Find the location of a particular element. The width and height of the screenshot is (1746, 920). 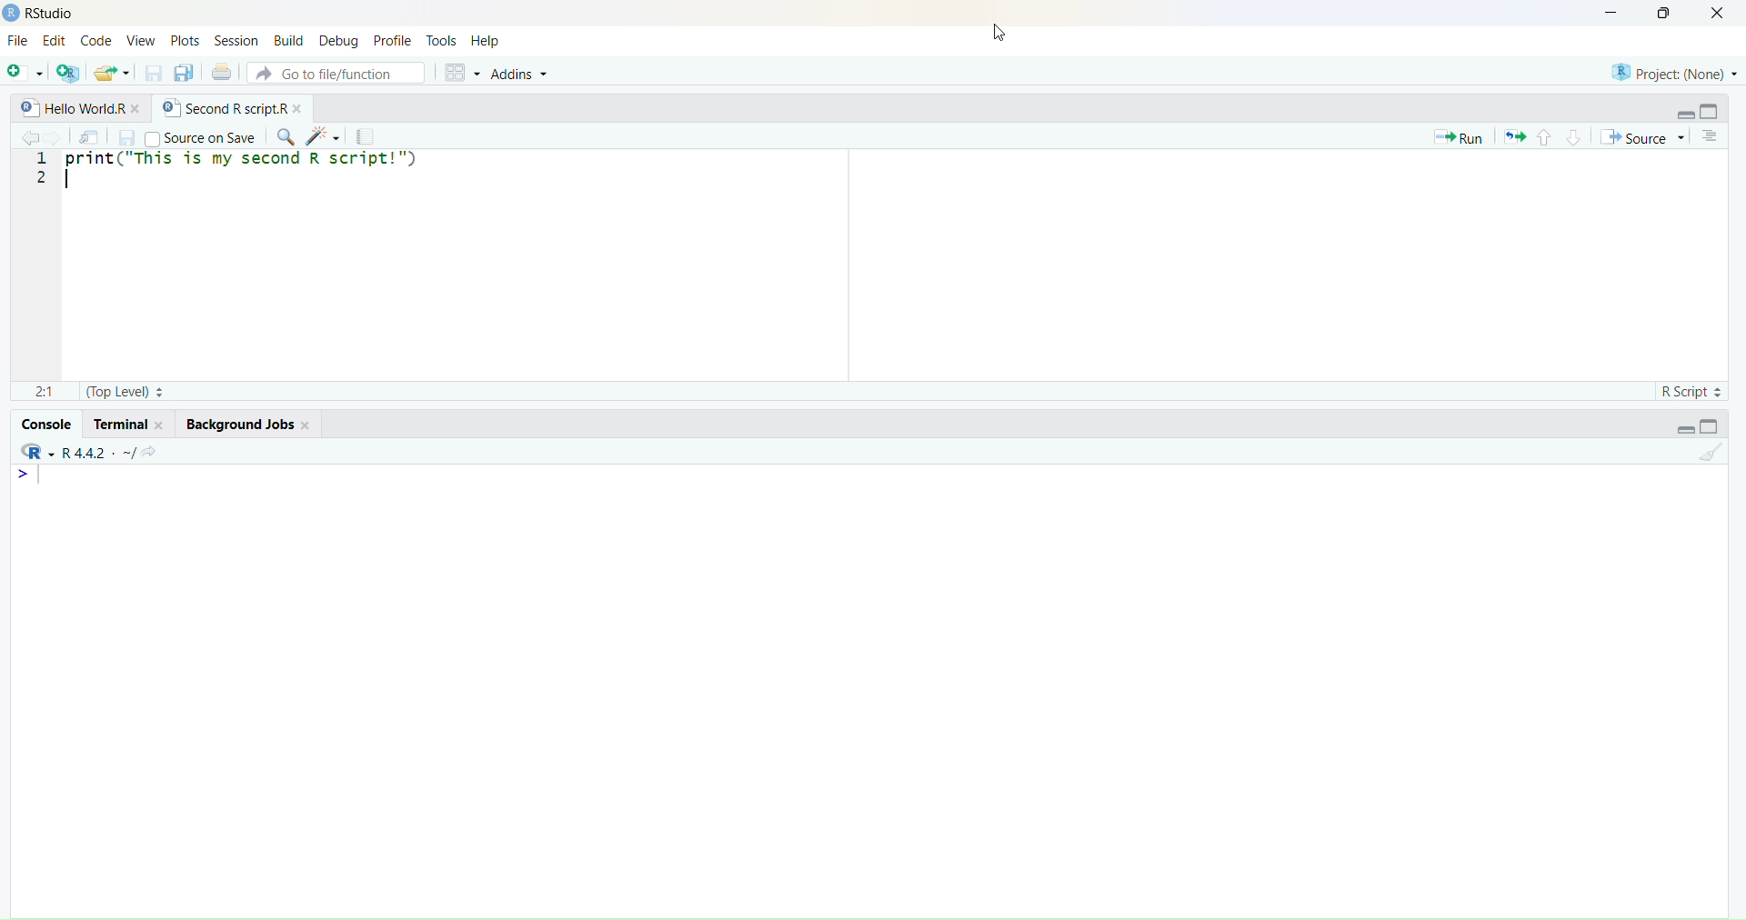

Go back to the previous source location (Ctrl + F9) is located at coordinates (27, 136).